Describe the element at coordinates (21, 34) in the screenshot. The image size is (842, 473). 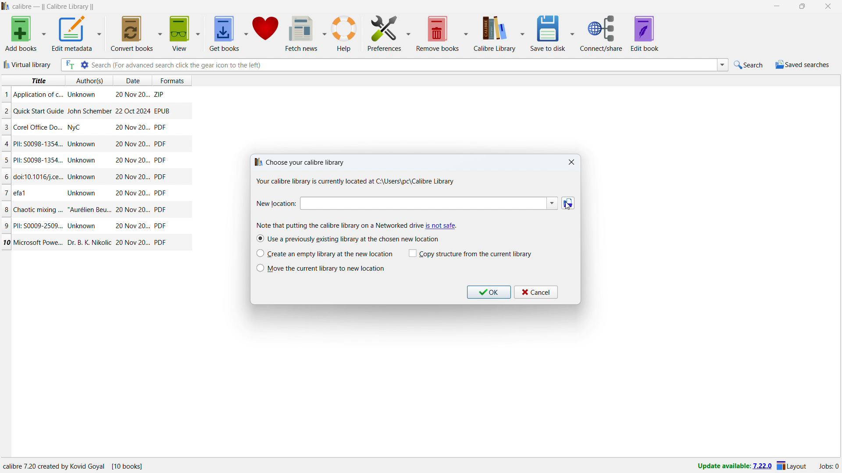
I see `add books` at that location.